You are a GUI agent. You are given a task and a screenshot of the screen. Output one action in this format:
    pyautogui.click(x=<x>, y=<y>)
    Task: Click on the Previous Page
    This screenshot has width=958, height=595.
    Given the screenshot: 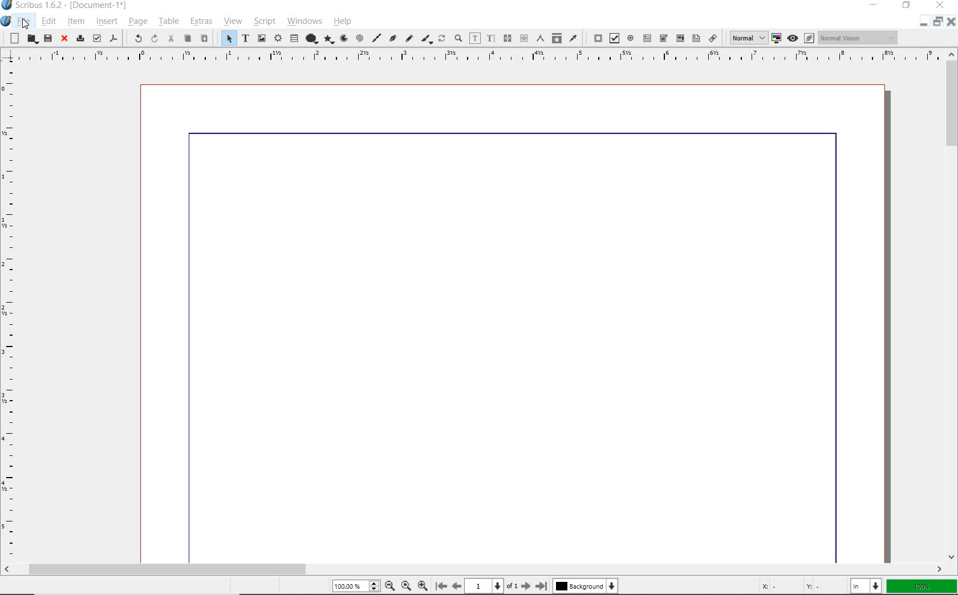 What is the action you would take?
    pyautogui.click(x=455, y=586)
    